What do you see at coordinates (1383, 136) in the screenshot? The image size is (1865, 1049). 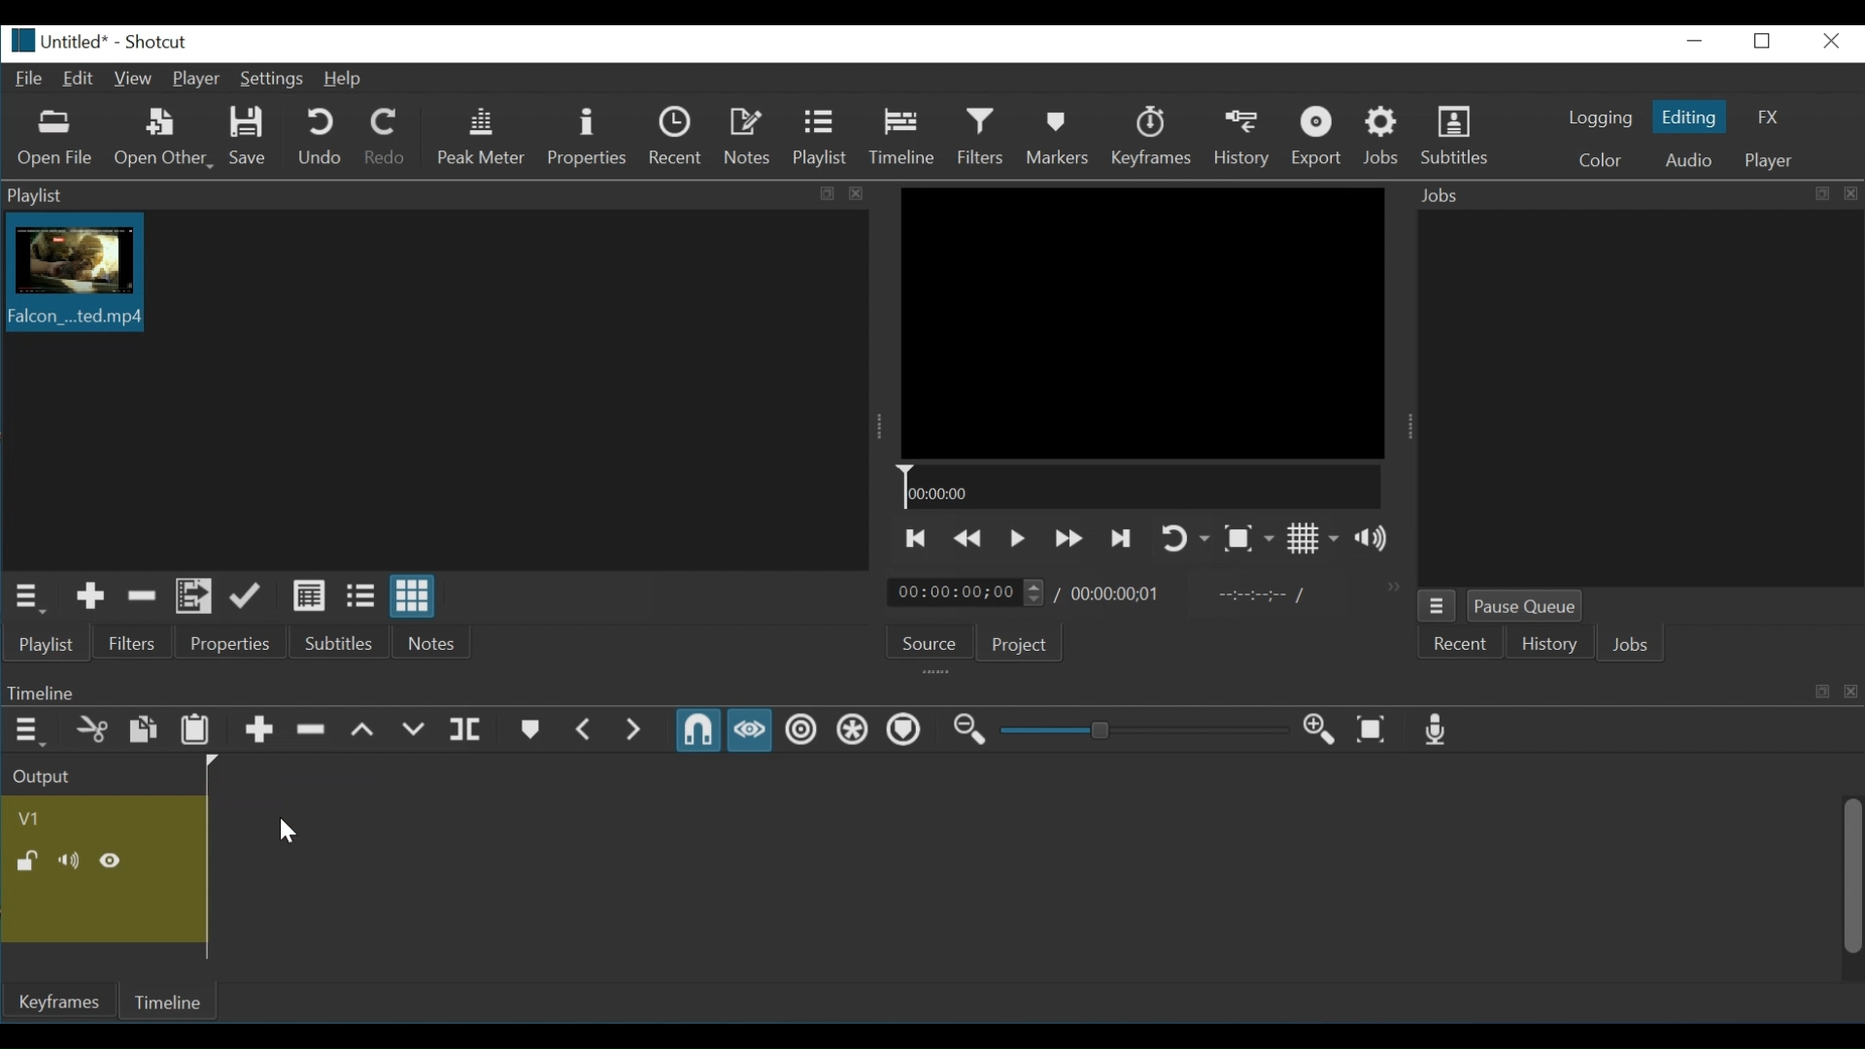 I see `Jobs` at bounding box center [1383, 136].